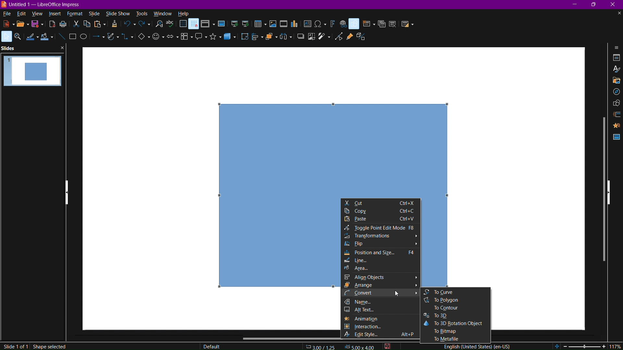 This screenshot has width=623, height=350. I want to click on Sidebar Settings, so click(615, 47).